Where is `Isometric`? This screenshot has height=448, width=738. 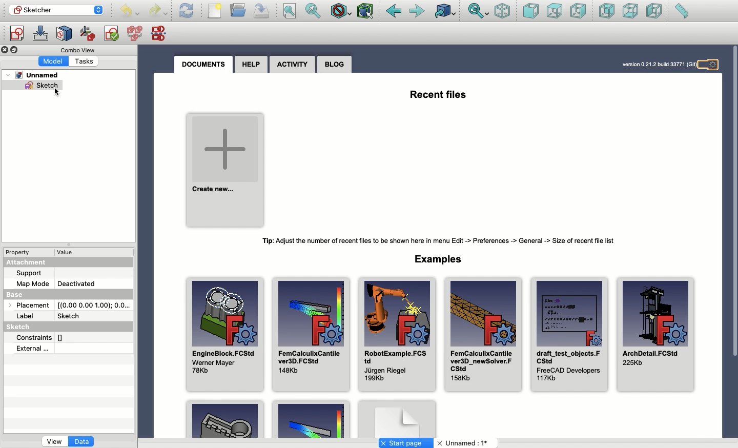
Isometric is located at coordinates (503, 11).